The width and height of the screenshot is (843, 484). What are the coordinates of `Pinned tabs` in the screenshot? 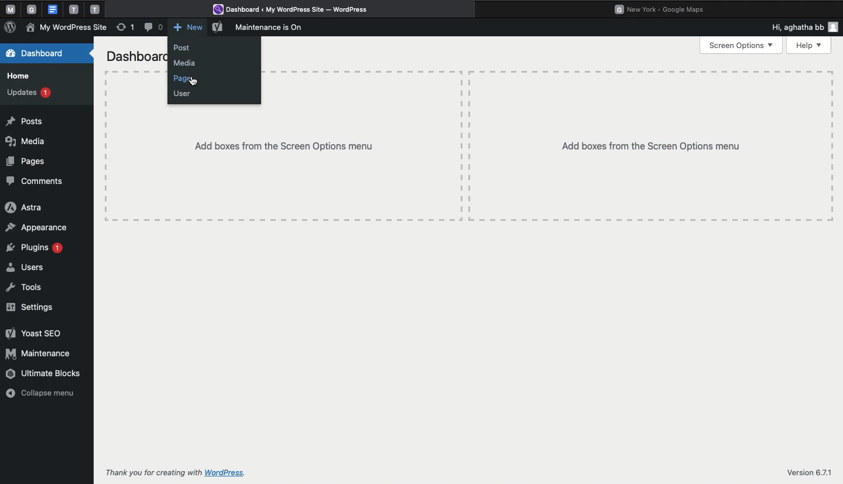 It's located at (9, 10).